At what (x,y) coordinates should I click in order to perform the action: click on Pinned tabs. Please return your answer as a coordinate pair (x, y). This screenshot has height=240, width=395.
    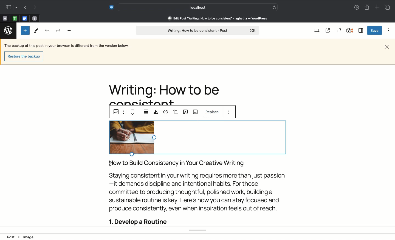
    Looking at the image, I should click on (5, 18).